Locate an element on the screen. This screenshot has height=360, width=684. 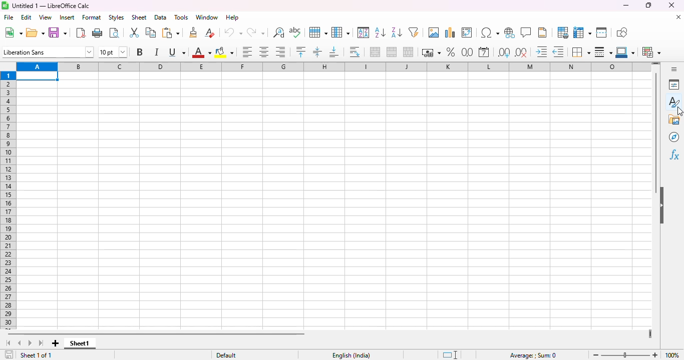
align left is located at coordinates (247, 51).